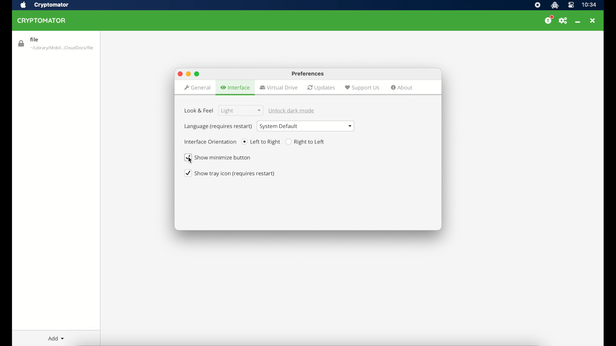 The width and height of the screenshot is (616, 346). What do you see at coordinates (555, 5) in the screenshot?
I see `cryptomator icon` at bounding box center [555, 5].